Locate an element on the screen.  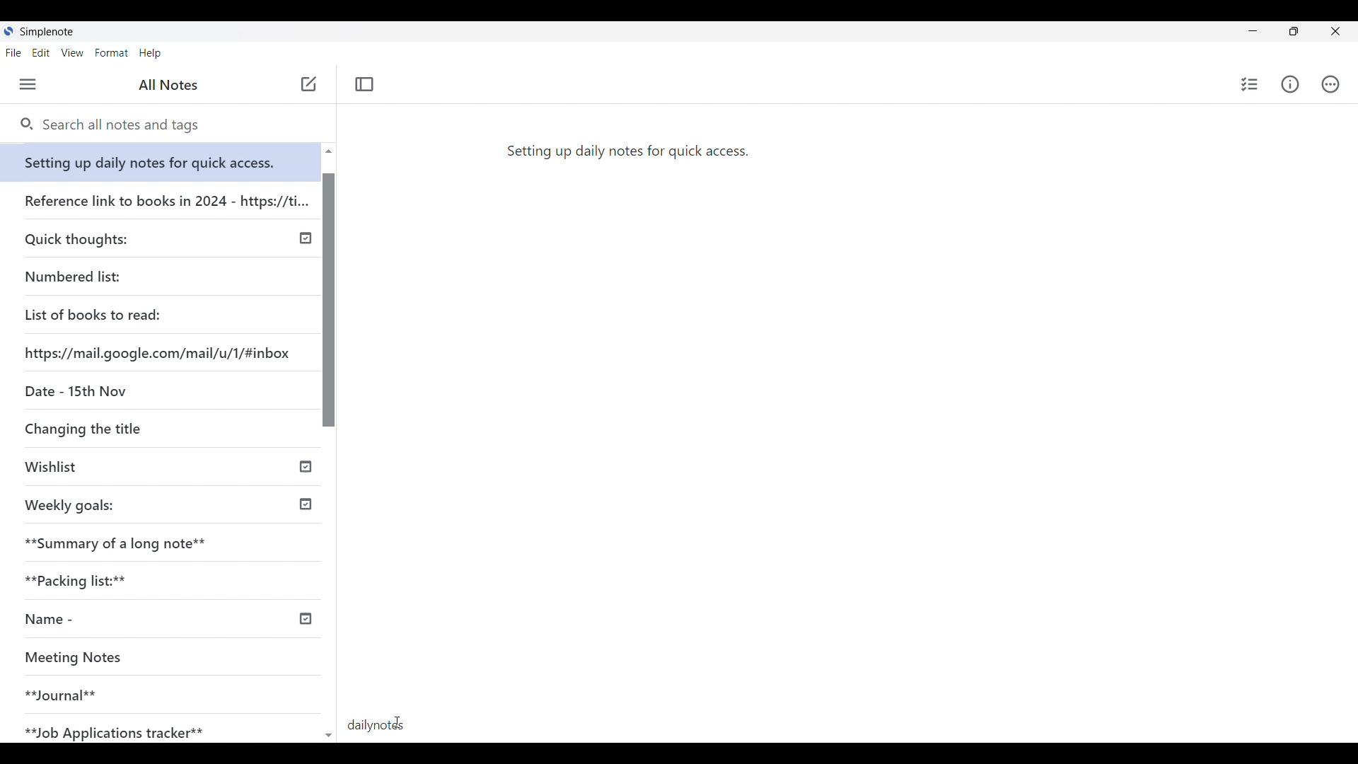
Quick slide to top is located at coordinates (329, 736).